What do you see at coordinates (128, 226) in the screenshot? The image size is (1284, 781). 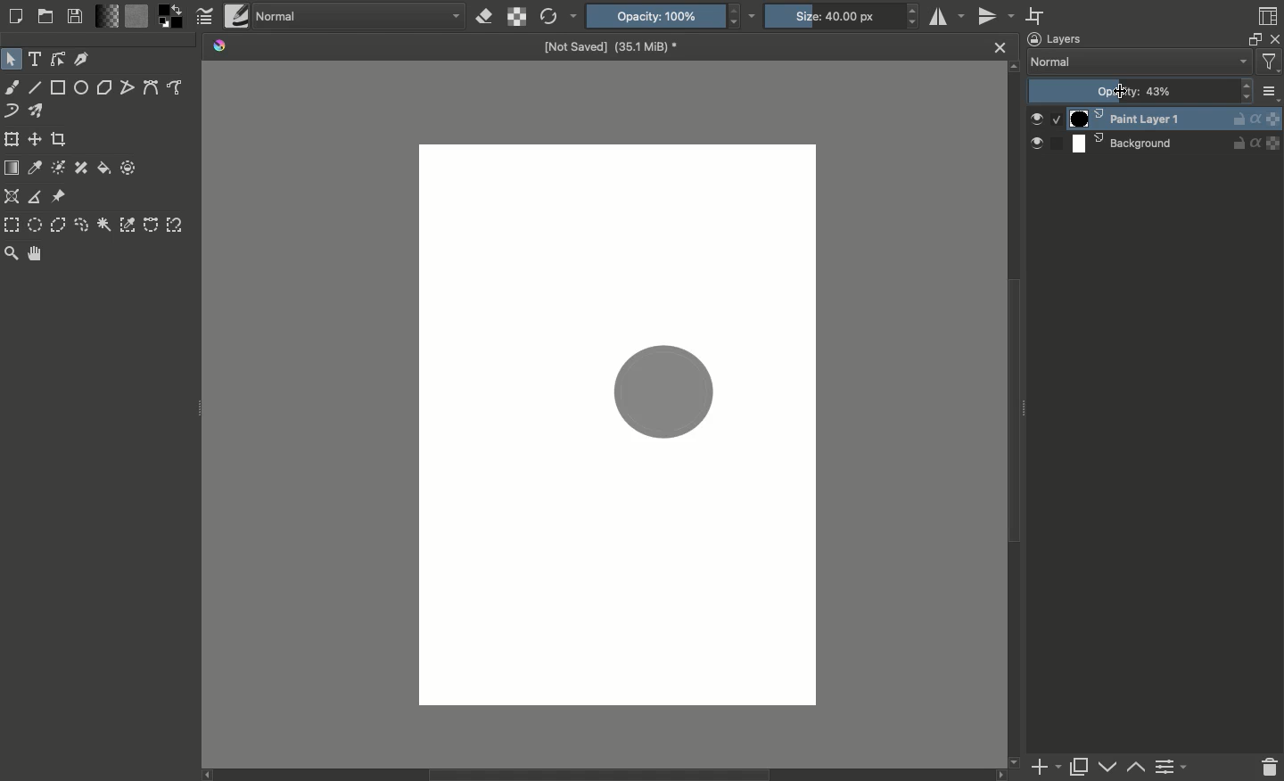 I see `Color selection tool` at bounding box center [128, 226].